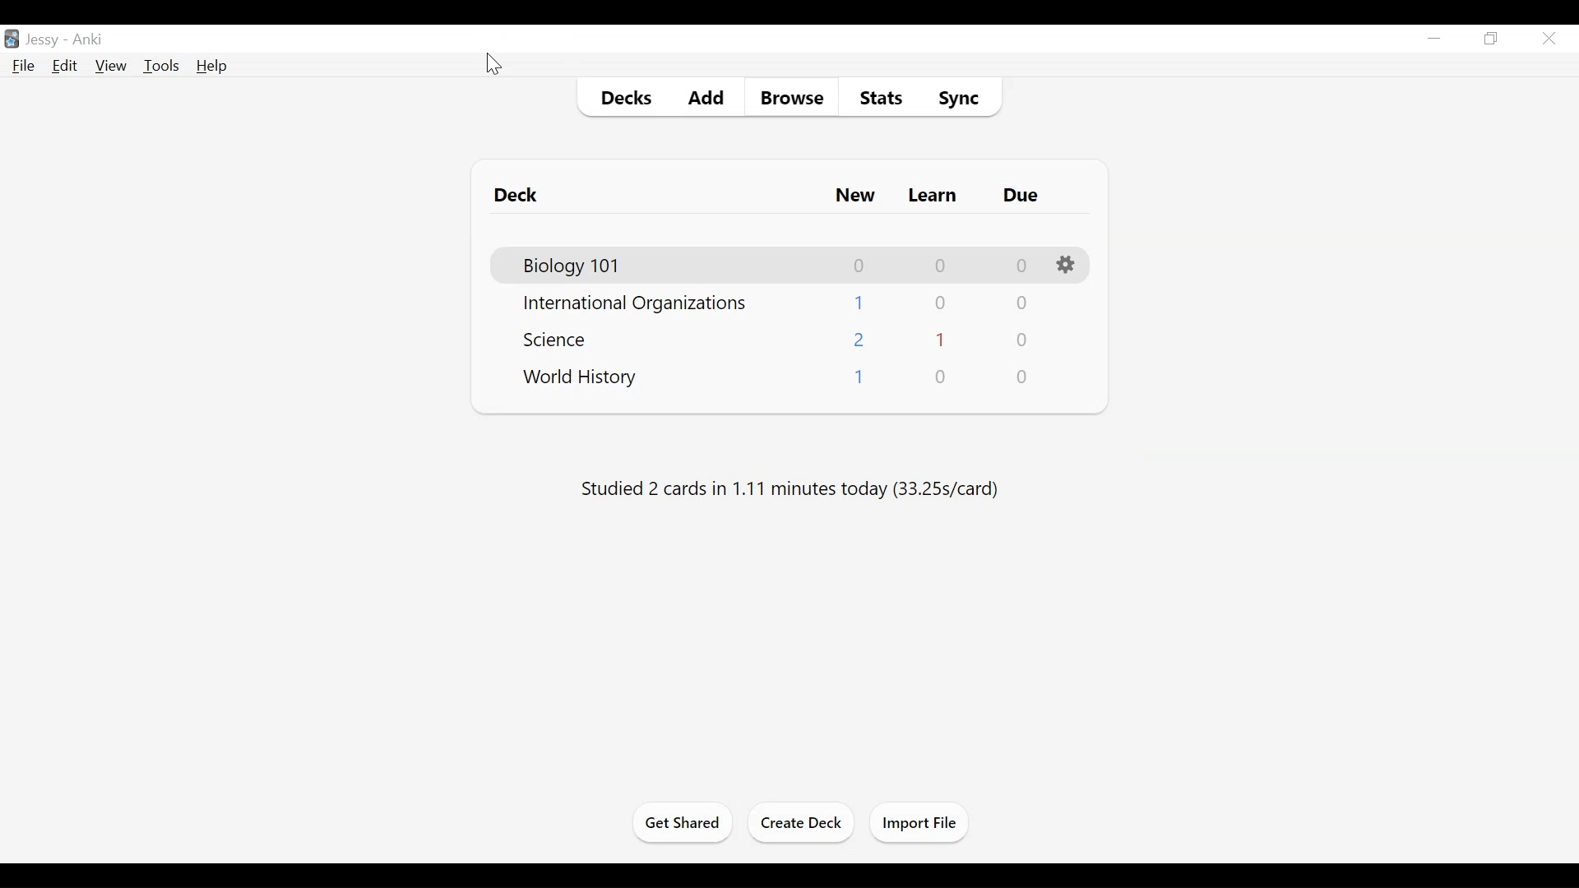 The height and width of the screenshot is (888, 1579). Describe the element at coordinates (1067, 265) in the screenshot. I see `Options` at that location.